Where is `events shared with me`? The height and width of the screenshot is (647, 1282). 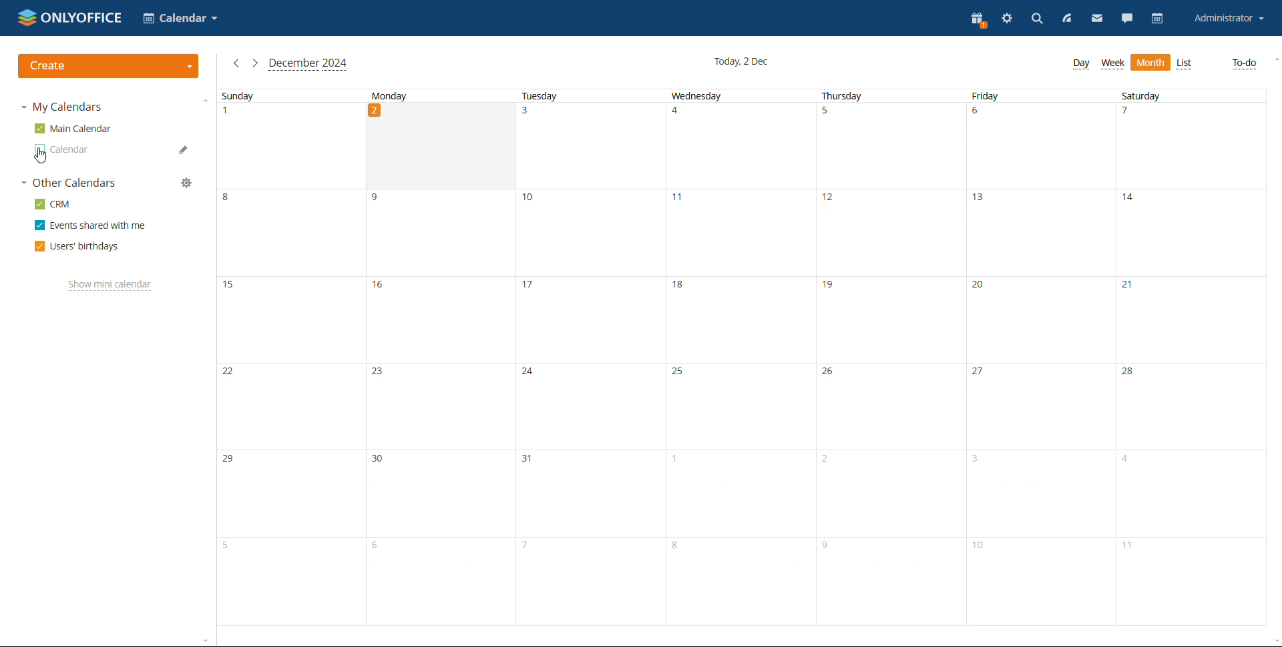
events shared with me is located at coordinates (89, 225).